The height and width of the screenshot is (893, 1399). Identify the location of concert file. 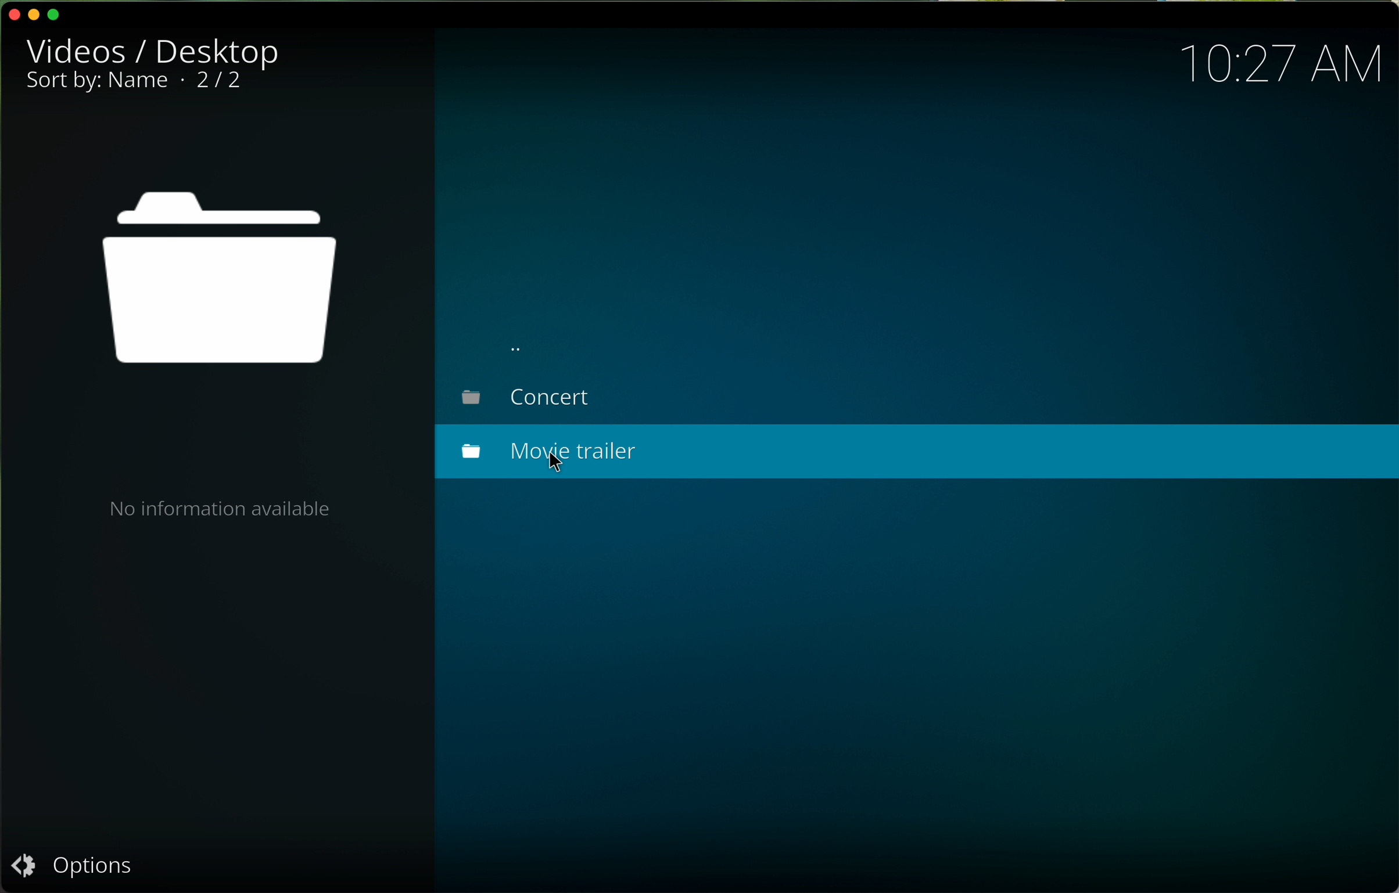
(527, 399).